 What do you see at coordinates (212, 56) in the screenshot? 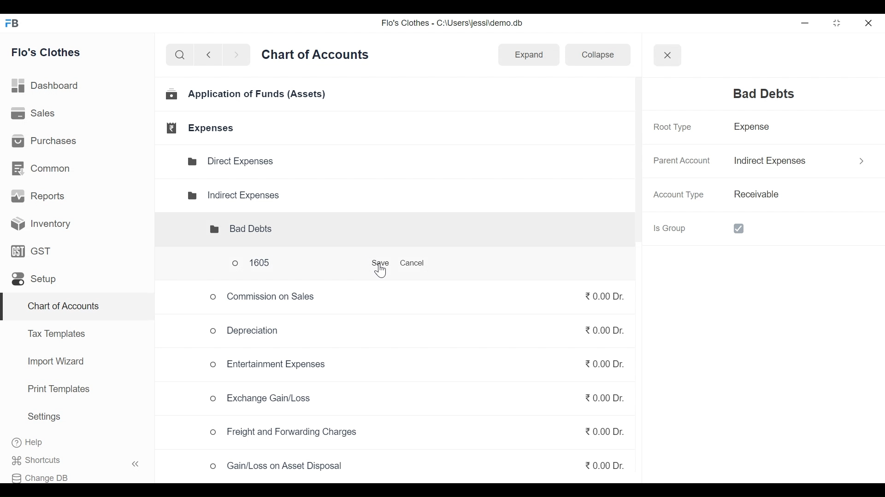
I see `back` at bounding box center [212, 56].